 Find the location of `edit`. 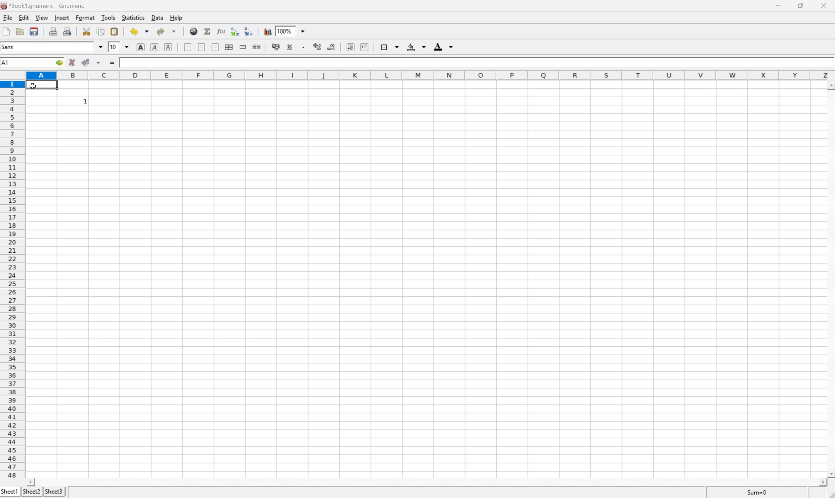

edit is located at coordinates (25, 18).